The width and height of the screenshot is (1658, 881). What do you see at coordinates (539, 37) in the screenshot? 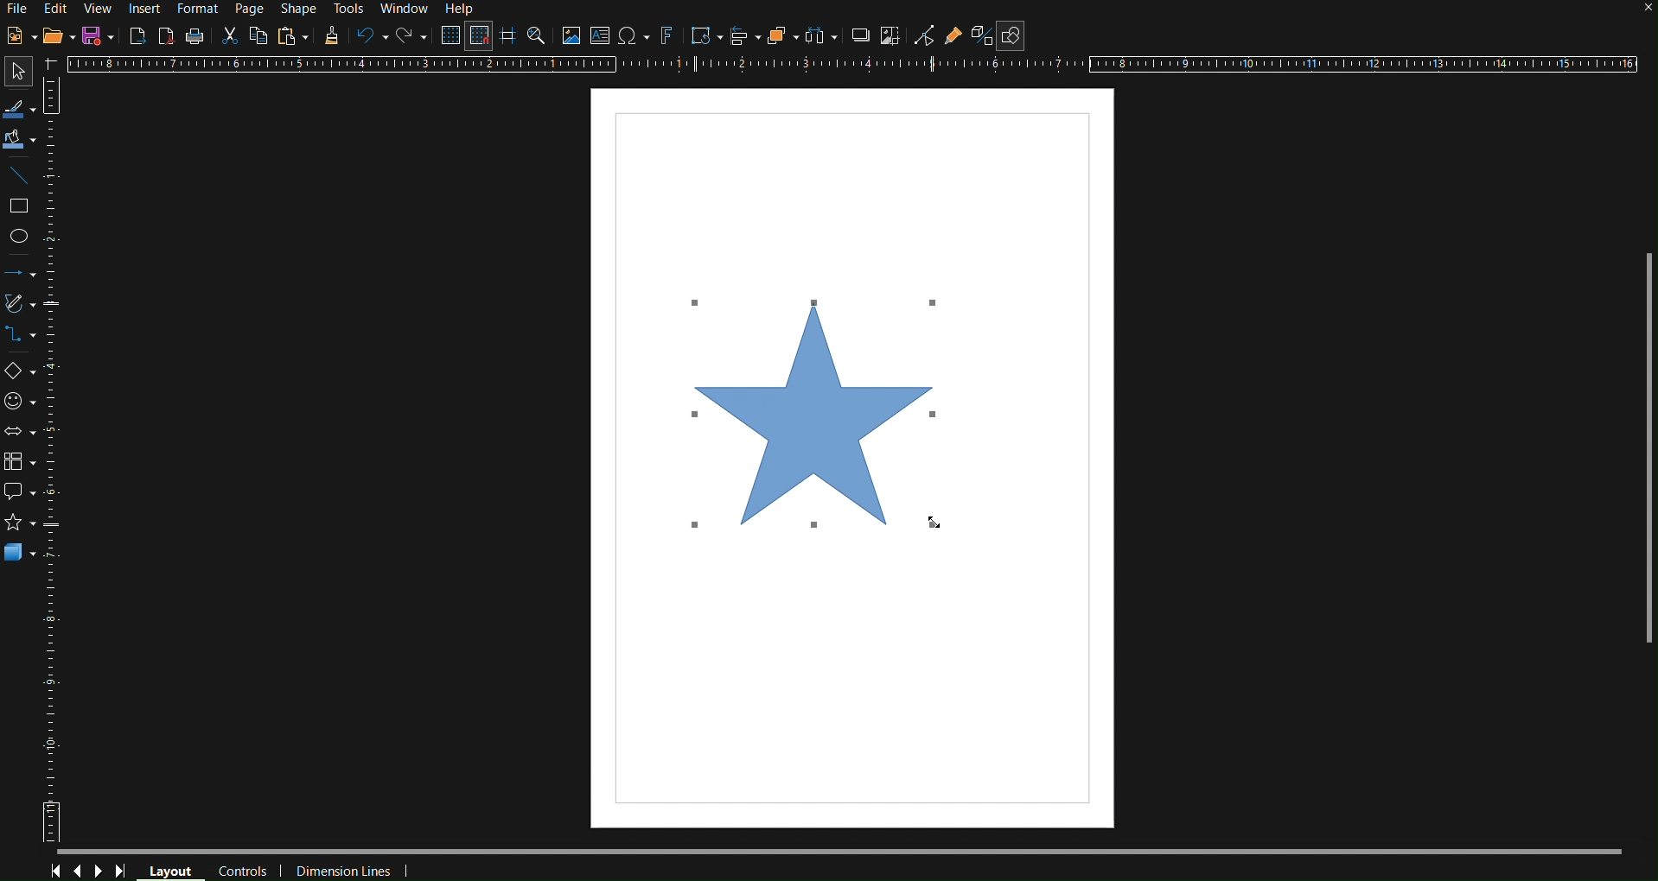
I see `Zoom and Pan` at bounding box center [539, 37].